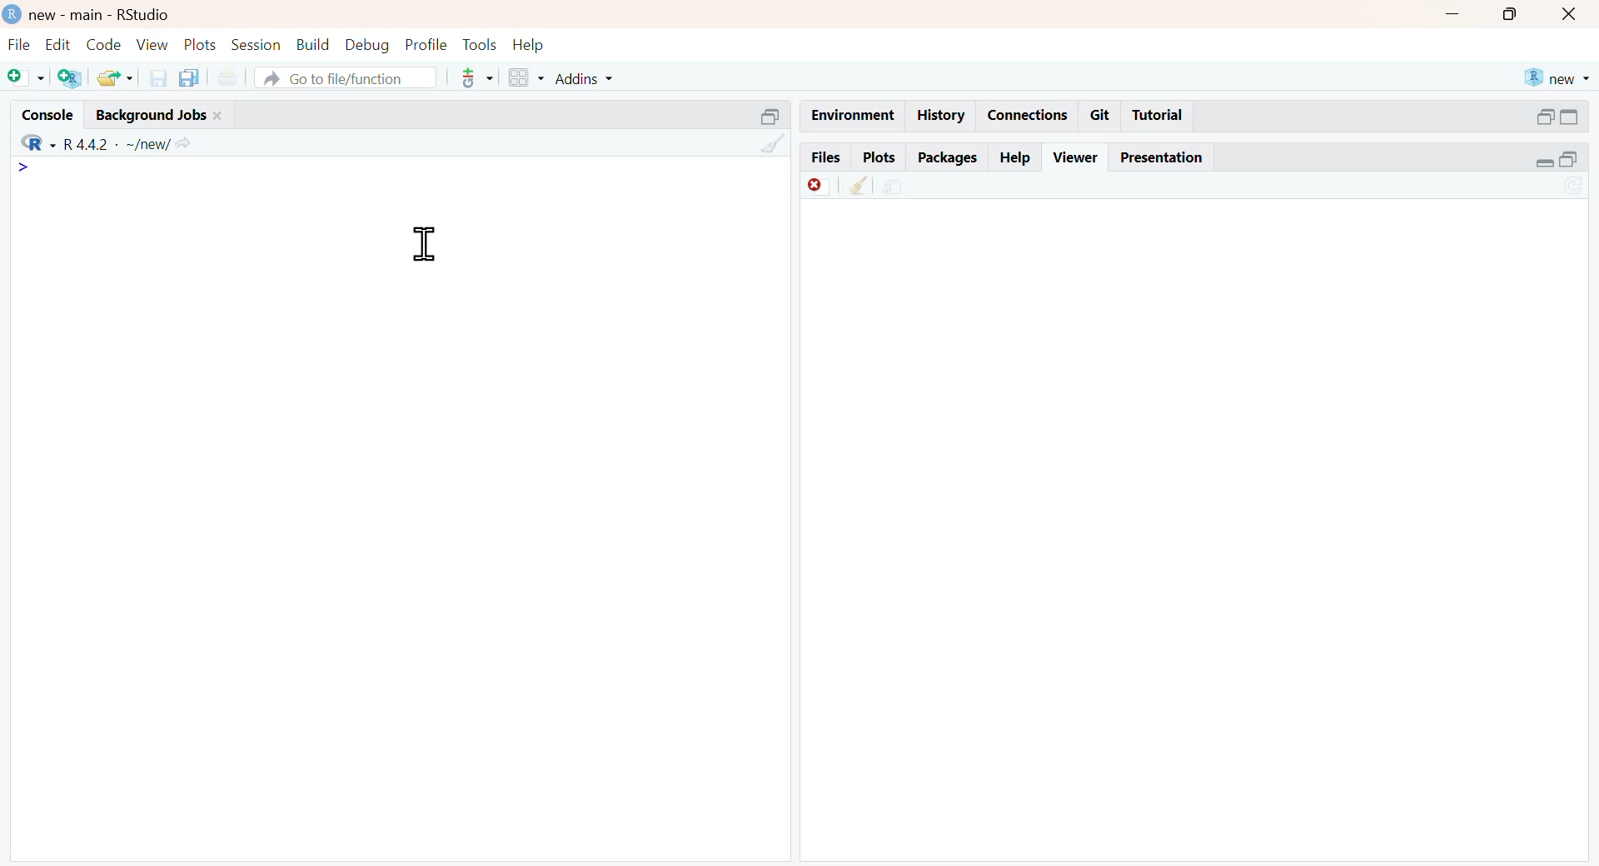  What do you see at coordinates (806, 185) in the screenshot?
I see `Remove current viewer tem` at bounding box center [806, 185].